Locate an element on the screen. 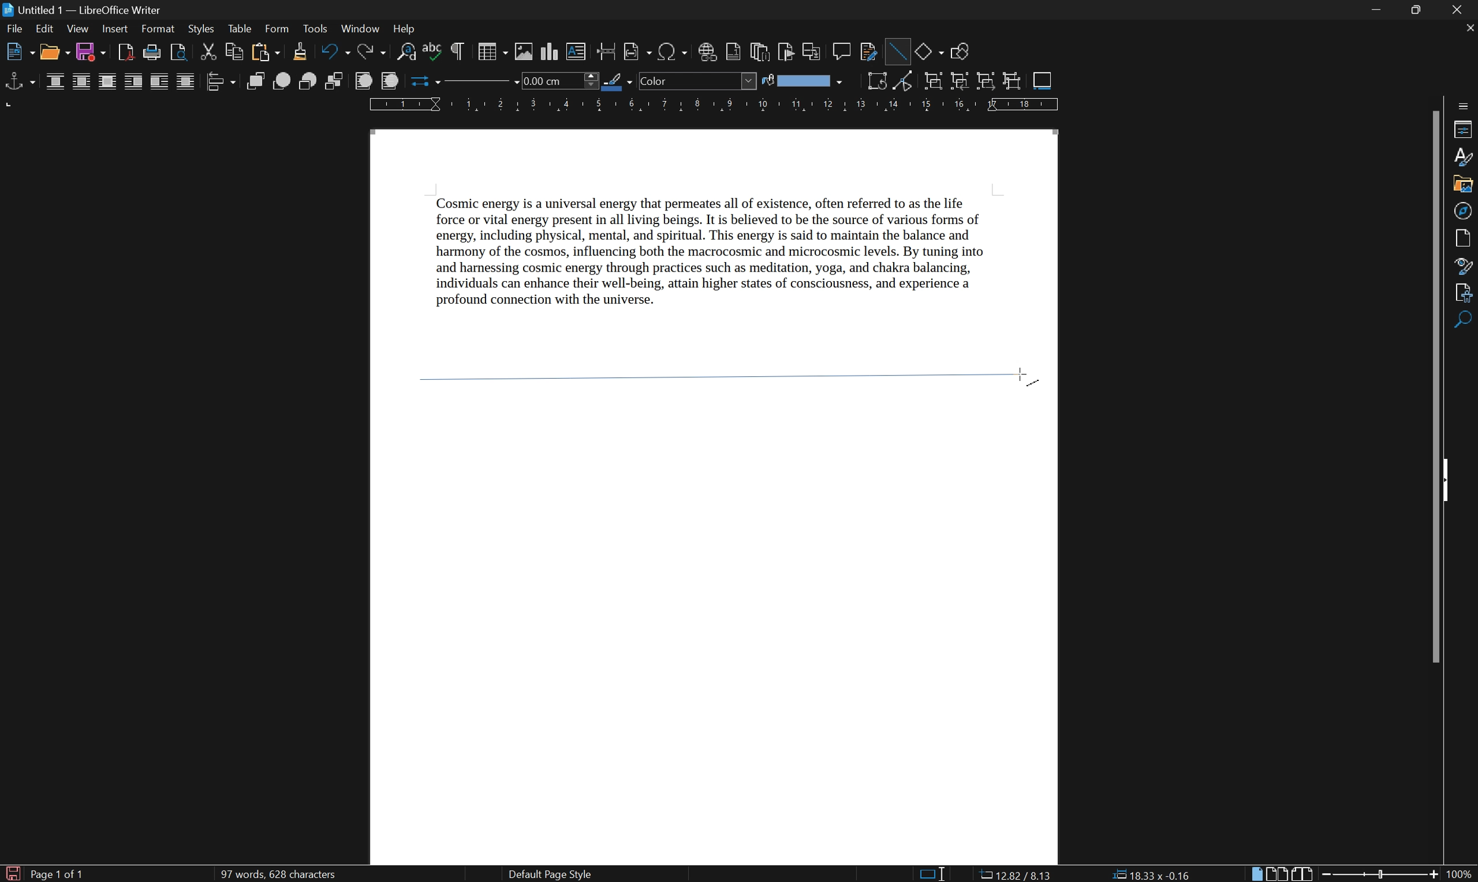 The image size is (1478, 882). undo is located at coordinates (336, 52).